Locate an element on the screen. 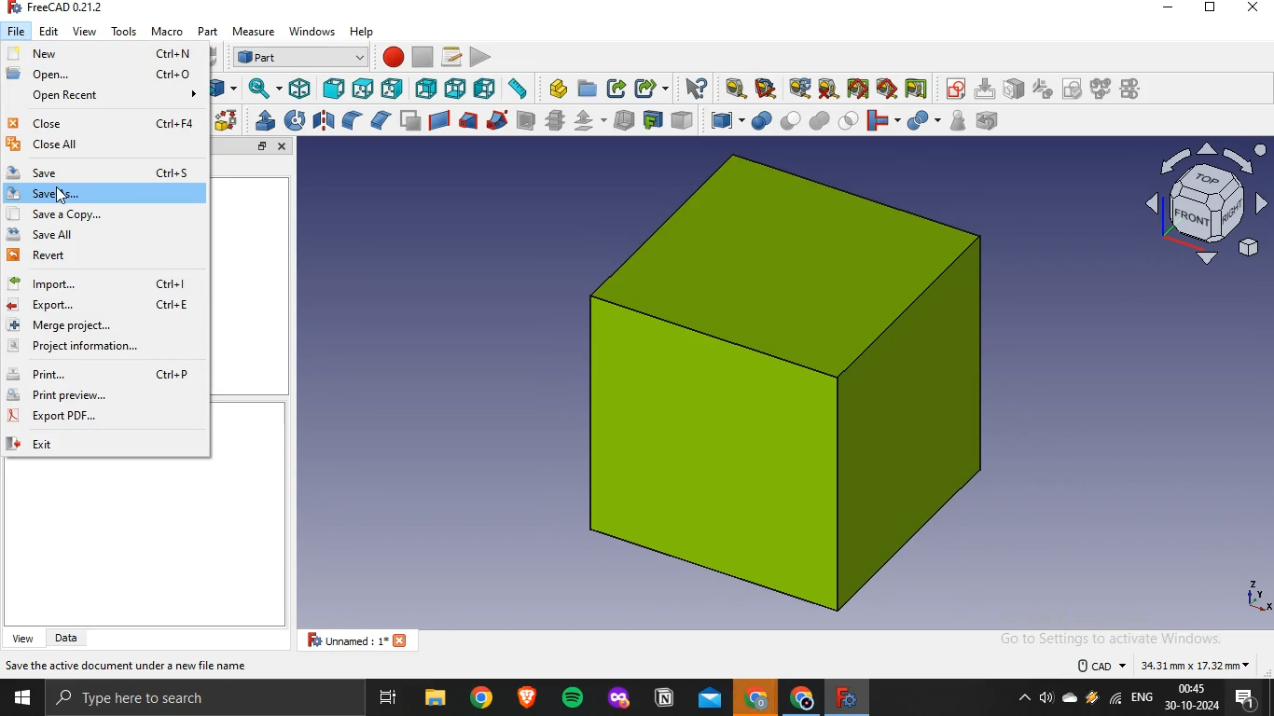 The width and height of the screenshot is (1274, 716). measure angular is located at coordinates (767, 89).